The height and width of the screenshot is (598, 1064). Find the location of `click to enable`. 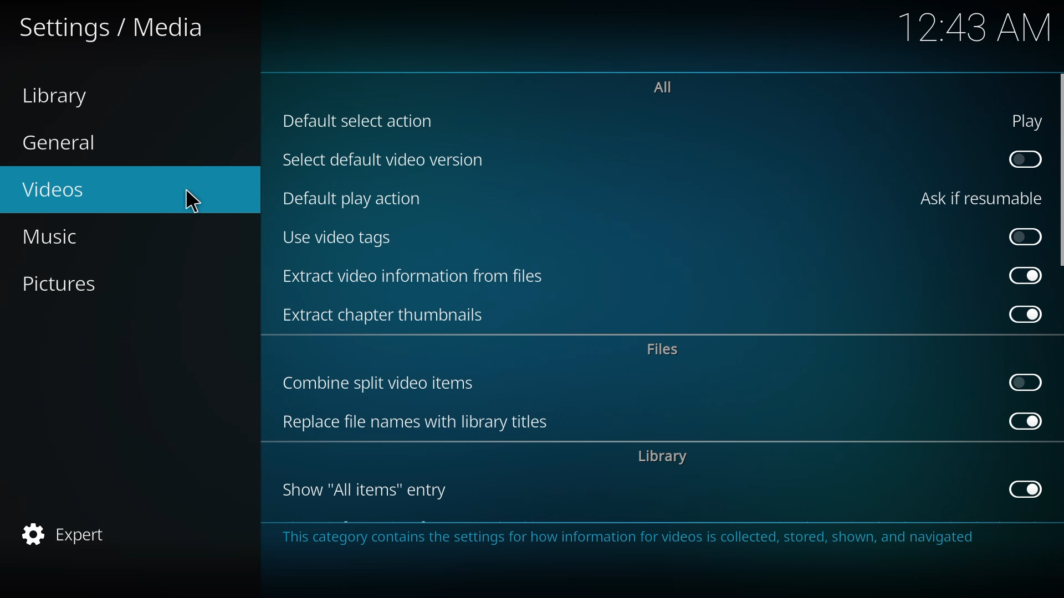

click to enable is located at coordinates (1023, 158).